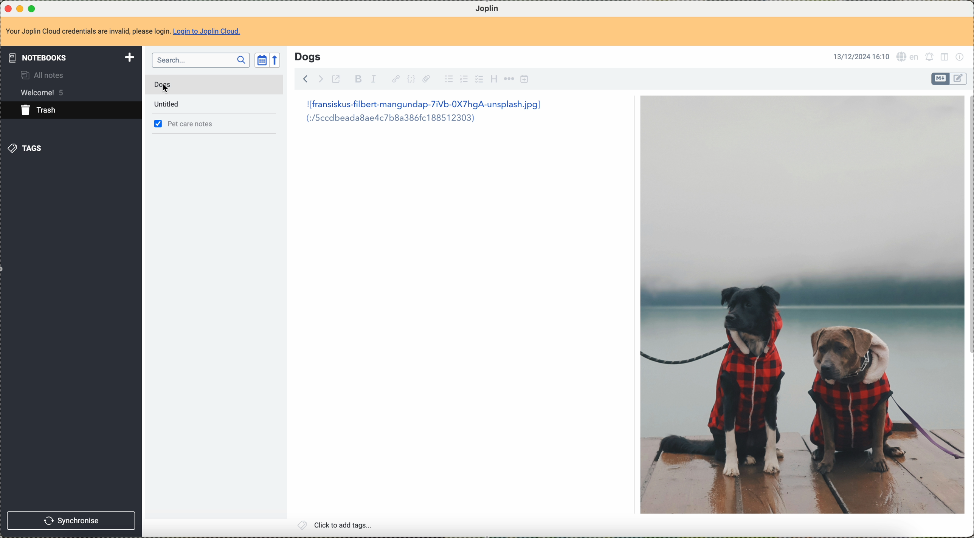  Describe the element at coordinates (174, 85) in the screenshot. I see `click on dogs note` at that location.